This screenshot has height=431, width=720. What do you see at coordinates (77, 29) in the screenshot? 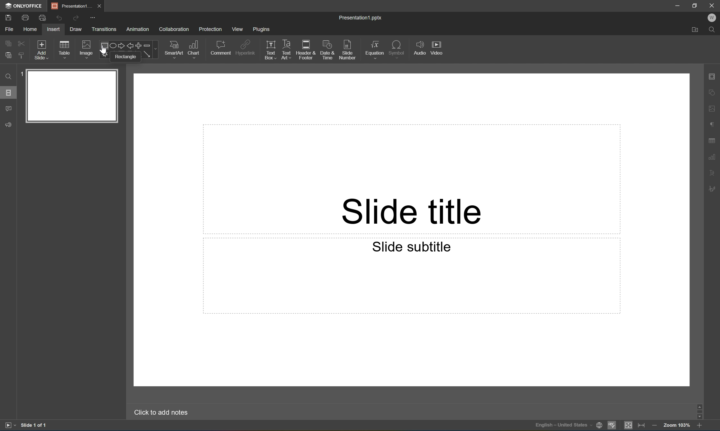
I see `Draw` at bounding box center [77, 29].